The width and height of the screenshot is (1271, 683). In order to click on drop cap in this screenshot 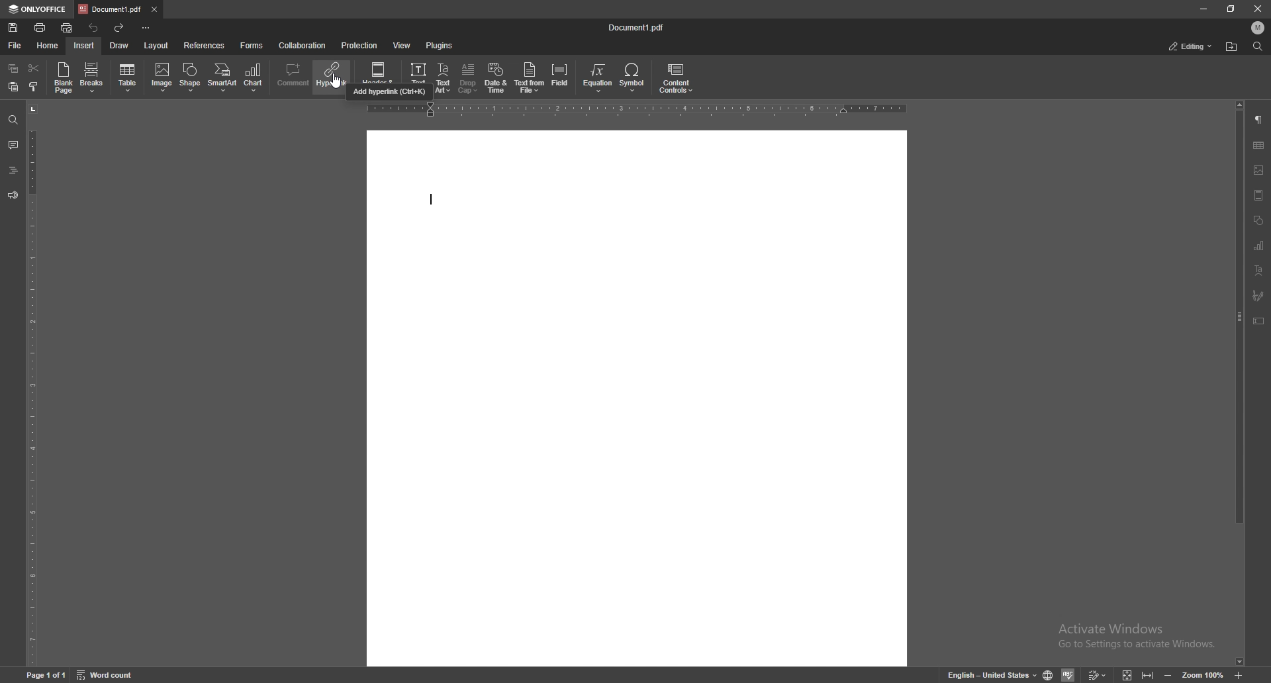, I will do `click(468, 78)`.